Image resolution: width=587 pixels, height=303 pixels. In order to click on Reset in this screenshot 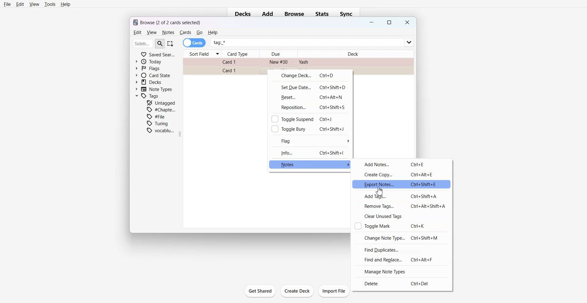, I will do `click(310, 97)`.